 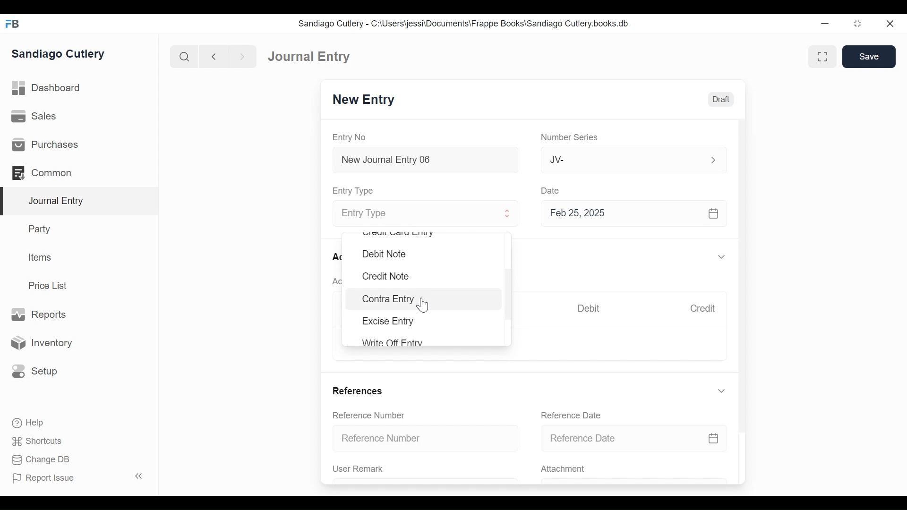 I want to click on Save, so click(x=869, y=56).